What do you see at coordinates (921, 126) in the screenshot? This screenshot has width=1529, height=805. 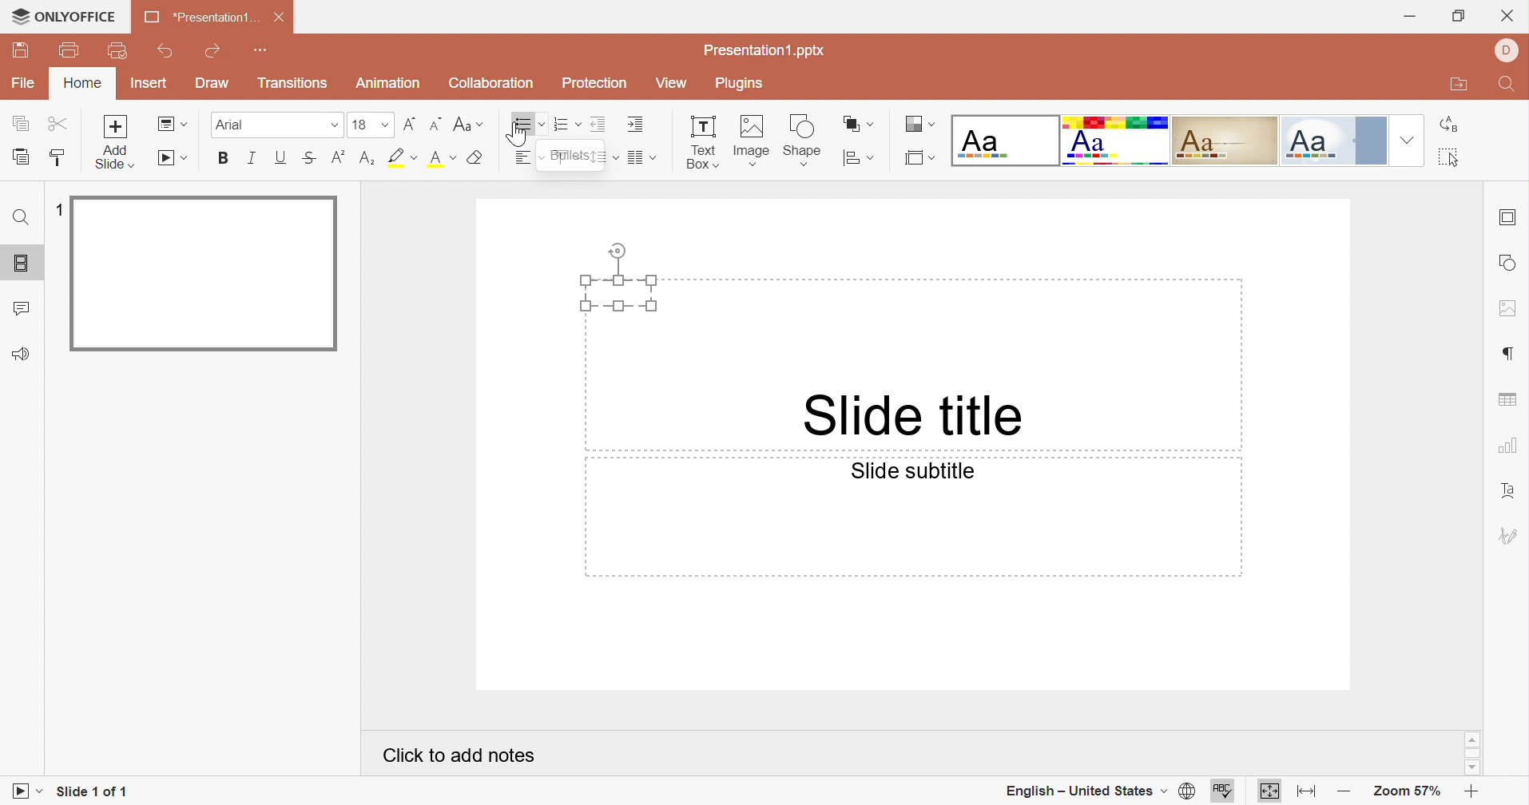 I see `Change color theme` at bounding box center [921, 126].